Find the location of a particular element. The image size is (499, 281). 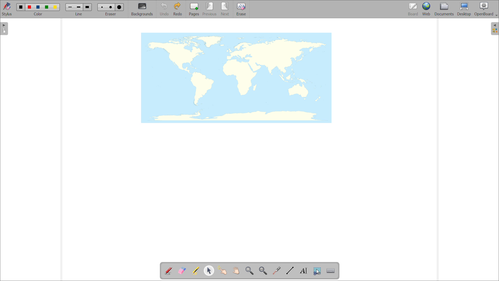

small is located at coordinates (101, 7).